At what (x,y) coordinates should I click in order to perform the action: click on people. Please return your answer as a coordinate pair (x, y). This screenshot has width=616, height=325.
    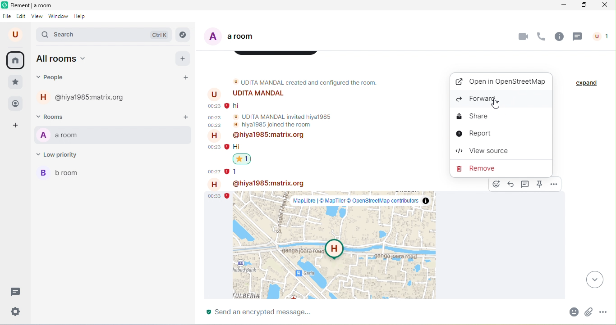
    Looking at the image, I should click on (599, 36).